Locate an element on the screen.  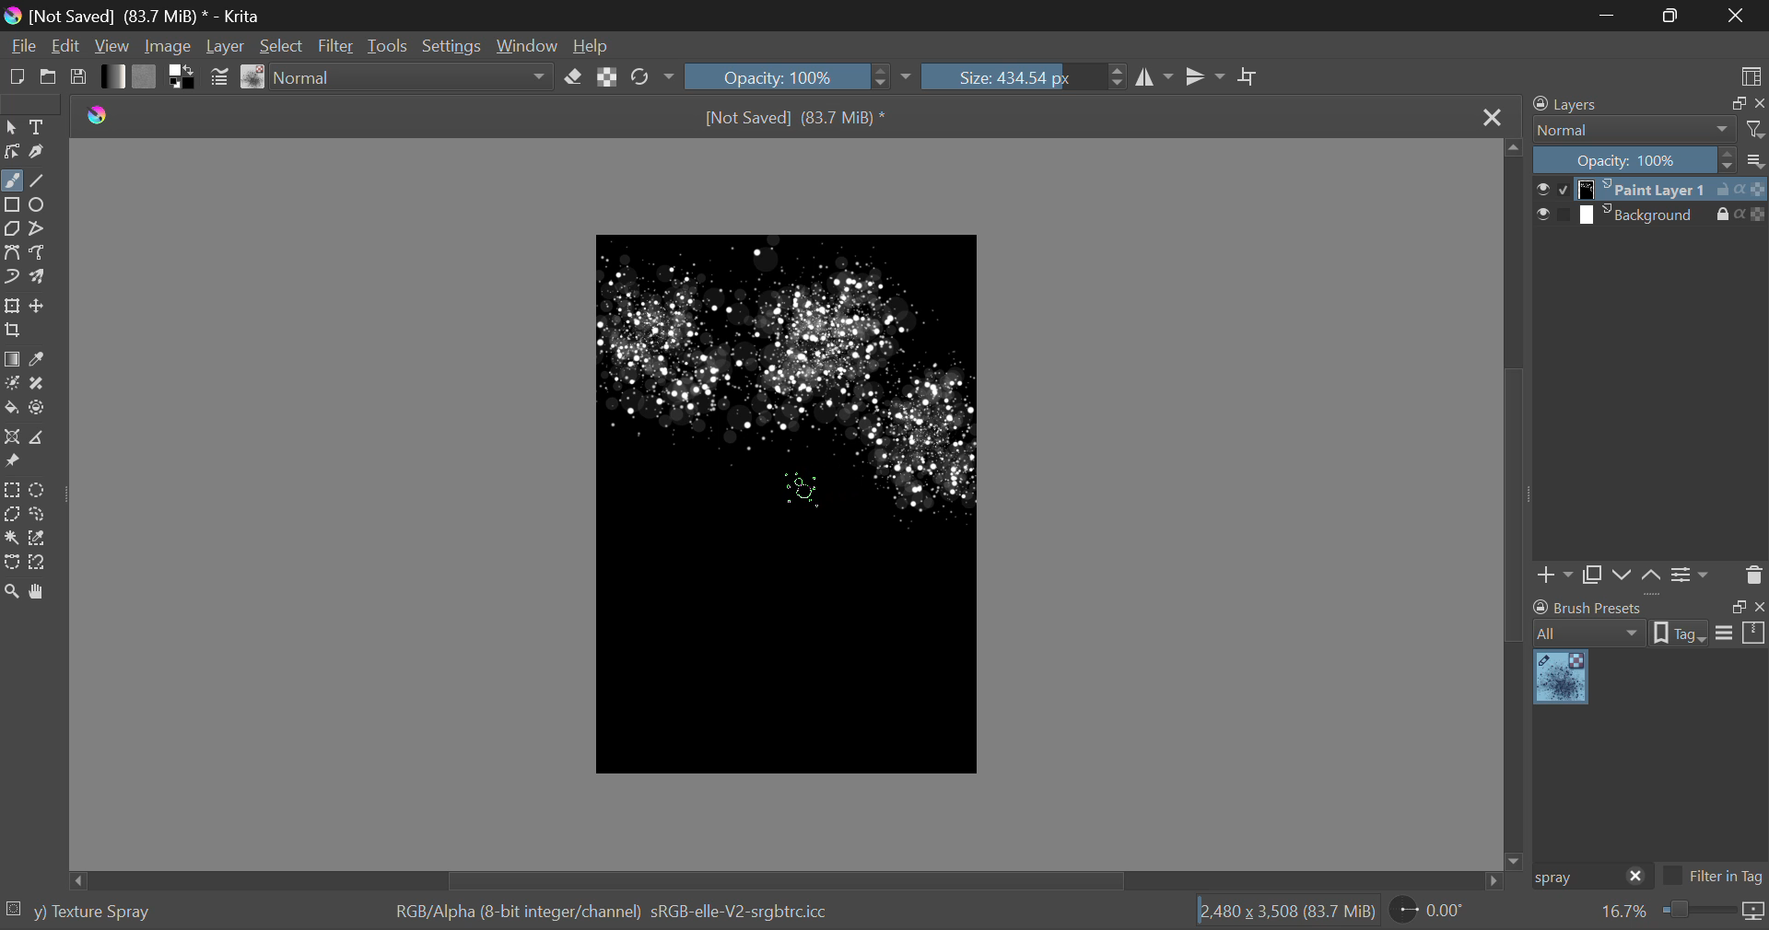
Enclose and Fill is located at coordinates (38, 410).